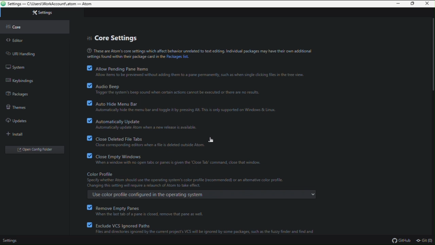 The image size is (435, 245). Describe the element at coordinates (24, 81) in the screenshot. I see `keybindings` at that location.